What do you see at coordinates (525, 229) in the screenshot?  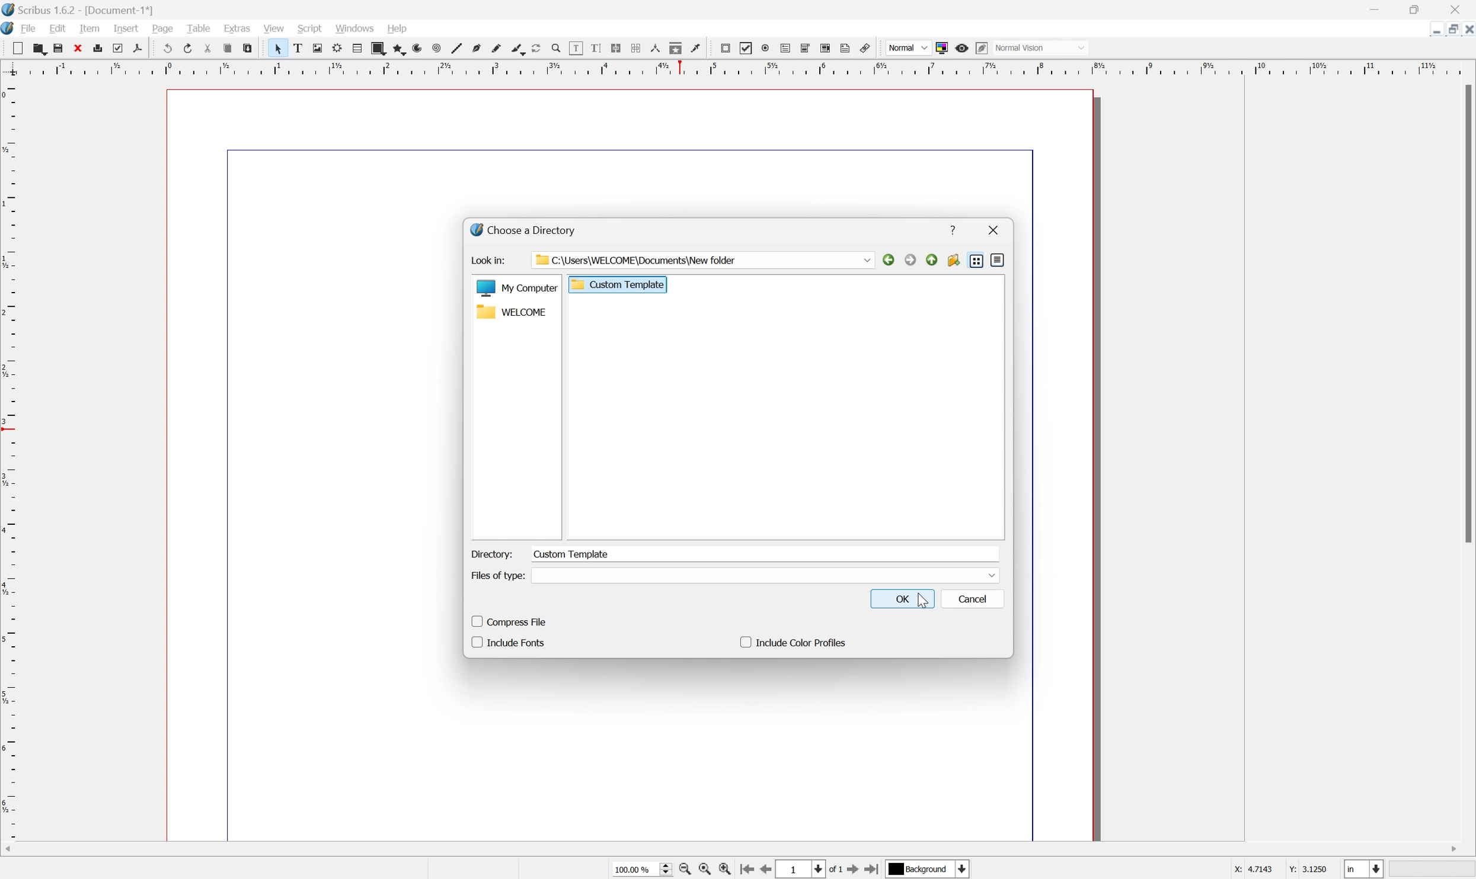 I see `choose a directory` at bounding box center [525, 229].